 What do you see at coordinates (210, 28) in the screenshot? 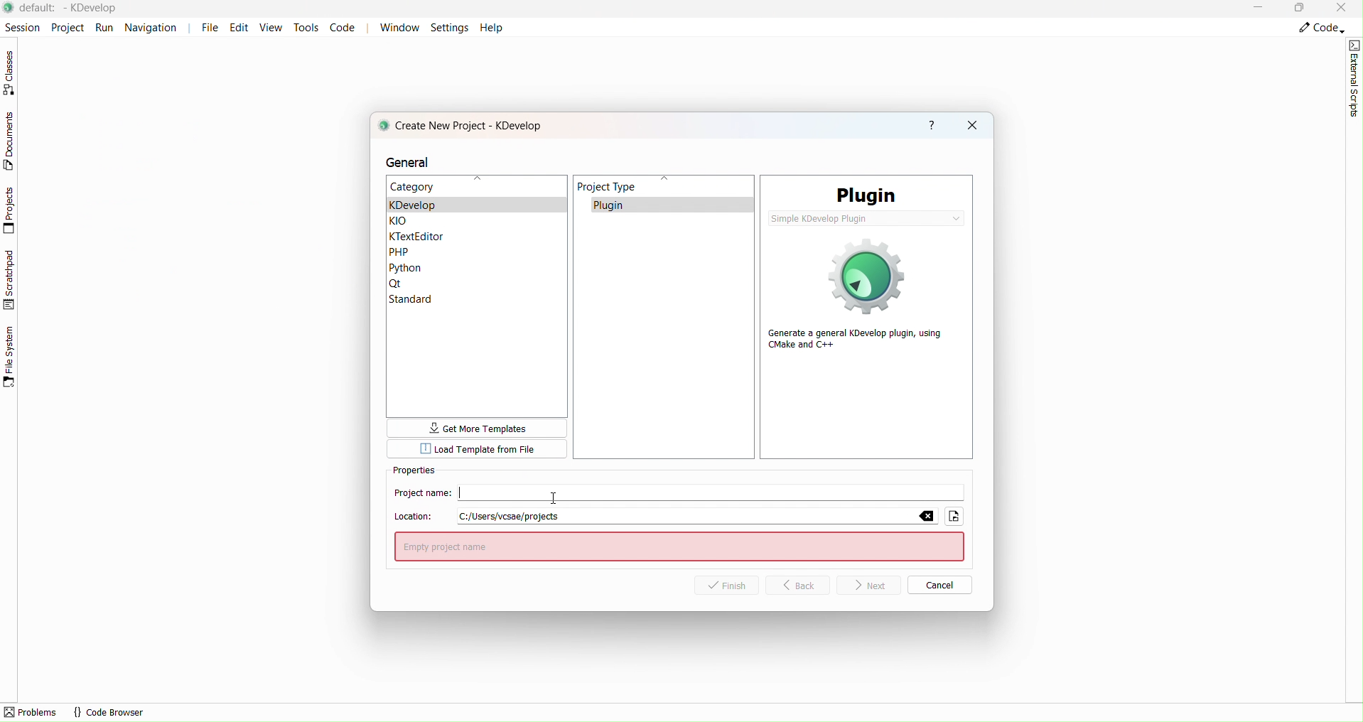
I see `File` at bounding box center [210, 28].